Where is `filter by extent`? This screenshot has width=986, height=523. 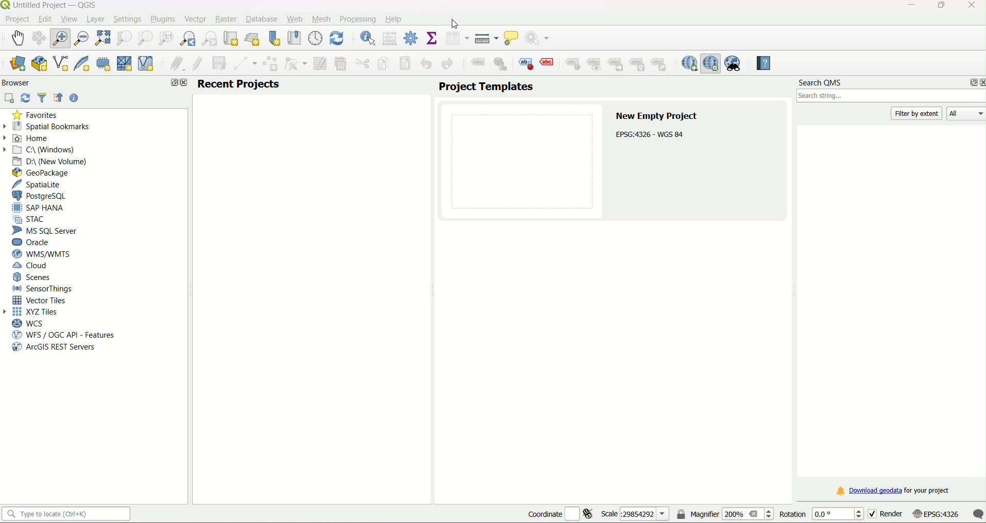 filter by extent is located at coordinates (917, 113).